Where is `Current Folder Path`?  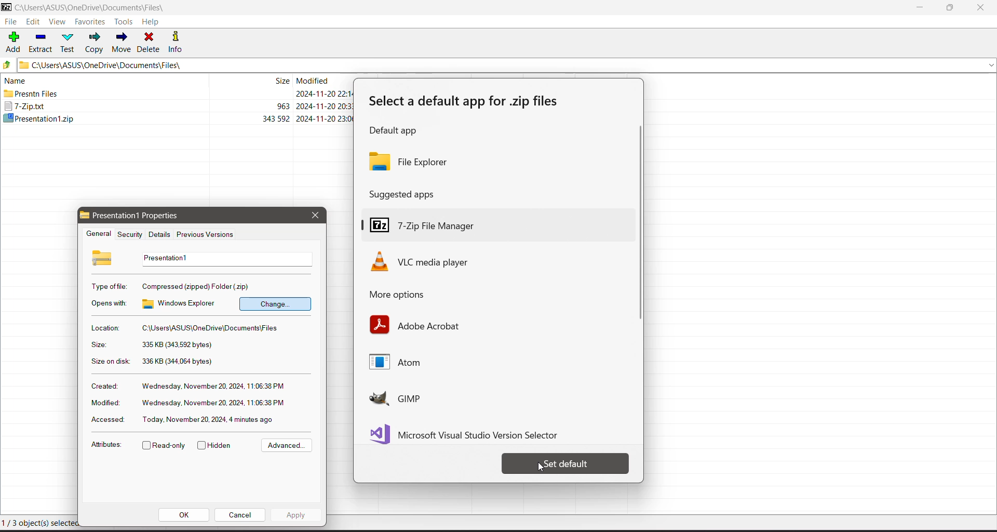 Current Folder Path is located at coordinates (507, 64).